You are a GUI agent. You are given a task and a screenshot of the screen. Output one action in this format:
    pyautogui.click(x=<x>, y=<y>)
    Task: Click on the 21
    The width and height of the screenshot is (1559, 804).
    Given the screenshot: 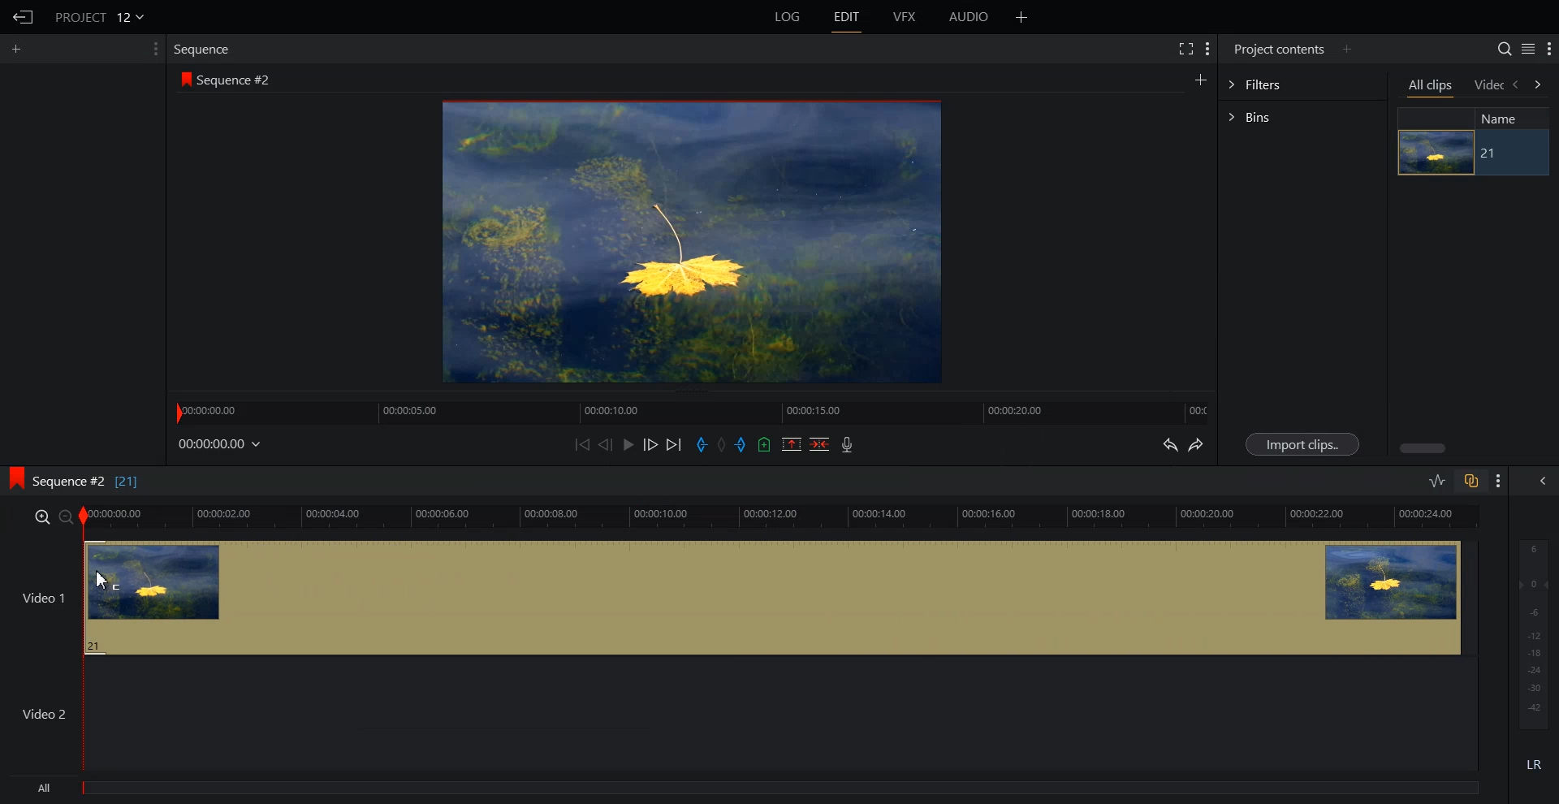 What is the action you would take?
    pyautogui.click(x=1509, y=153)
    